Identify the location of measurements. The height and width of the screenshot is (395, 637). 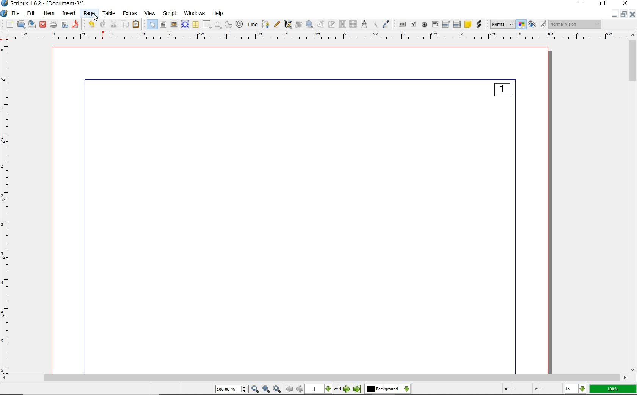
(364, 25).